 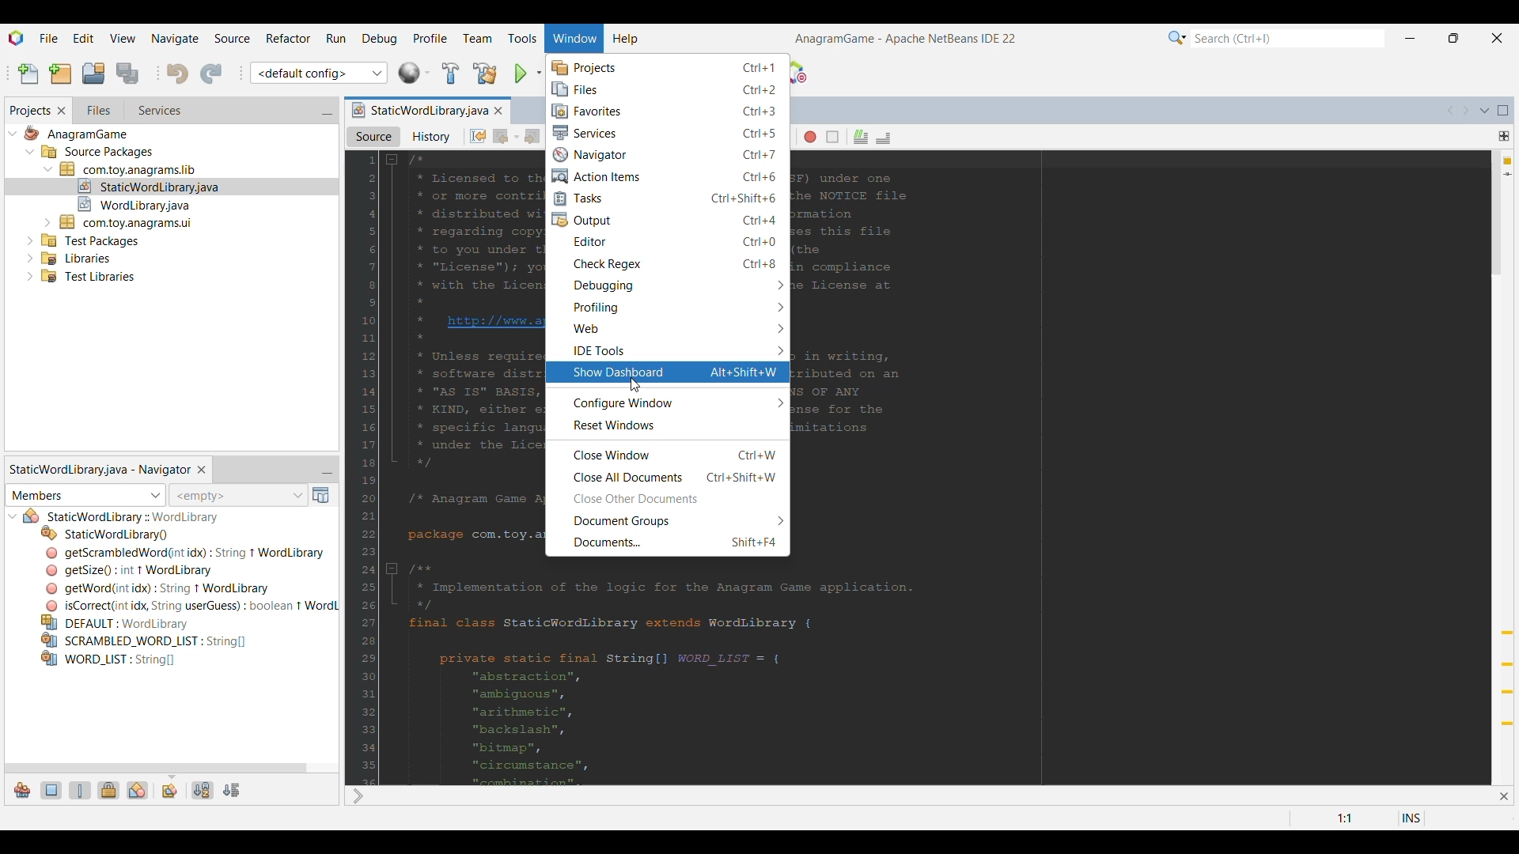 I want to click on New project, so click(x=61, y=74).